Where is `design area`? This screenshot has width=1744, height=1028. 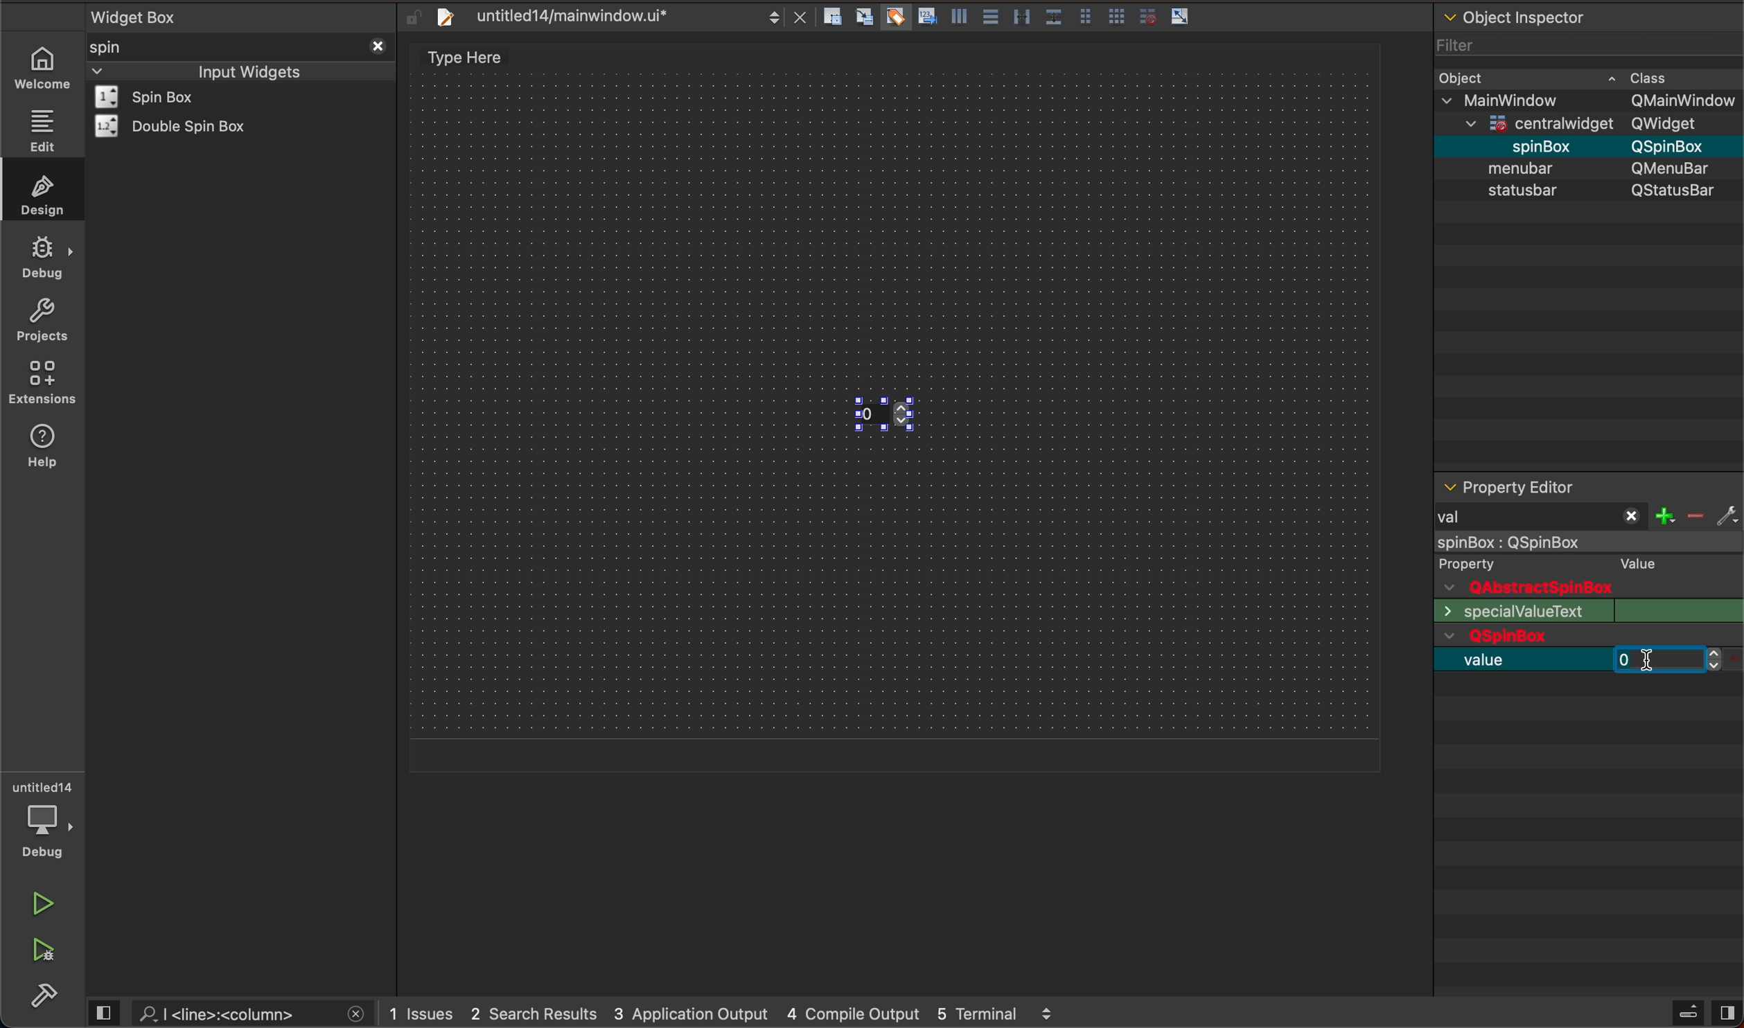 design area is located at coordinates (473, 57).